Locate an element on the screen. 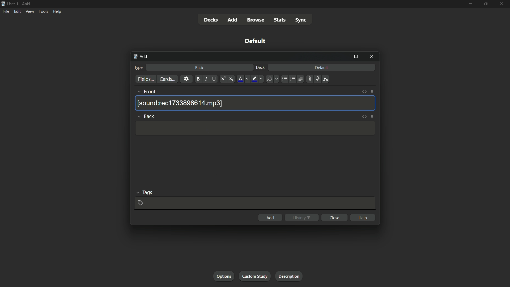  history is located at coordinates (302, 217).